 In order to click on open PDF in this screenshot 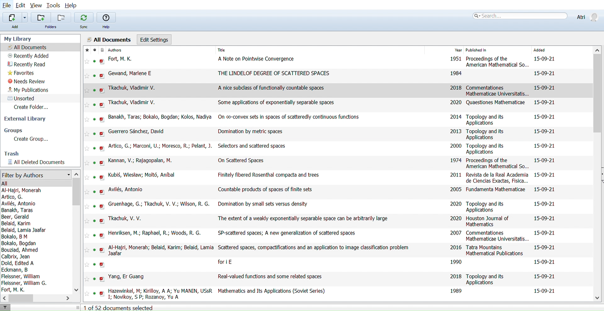, I will do `click(102, 250)`.